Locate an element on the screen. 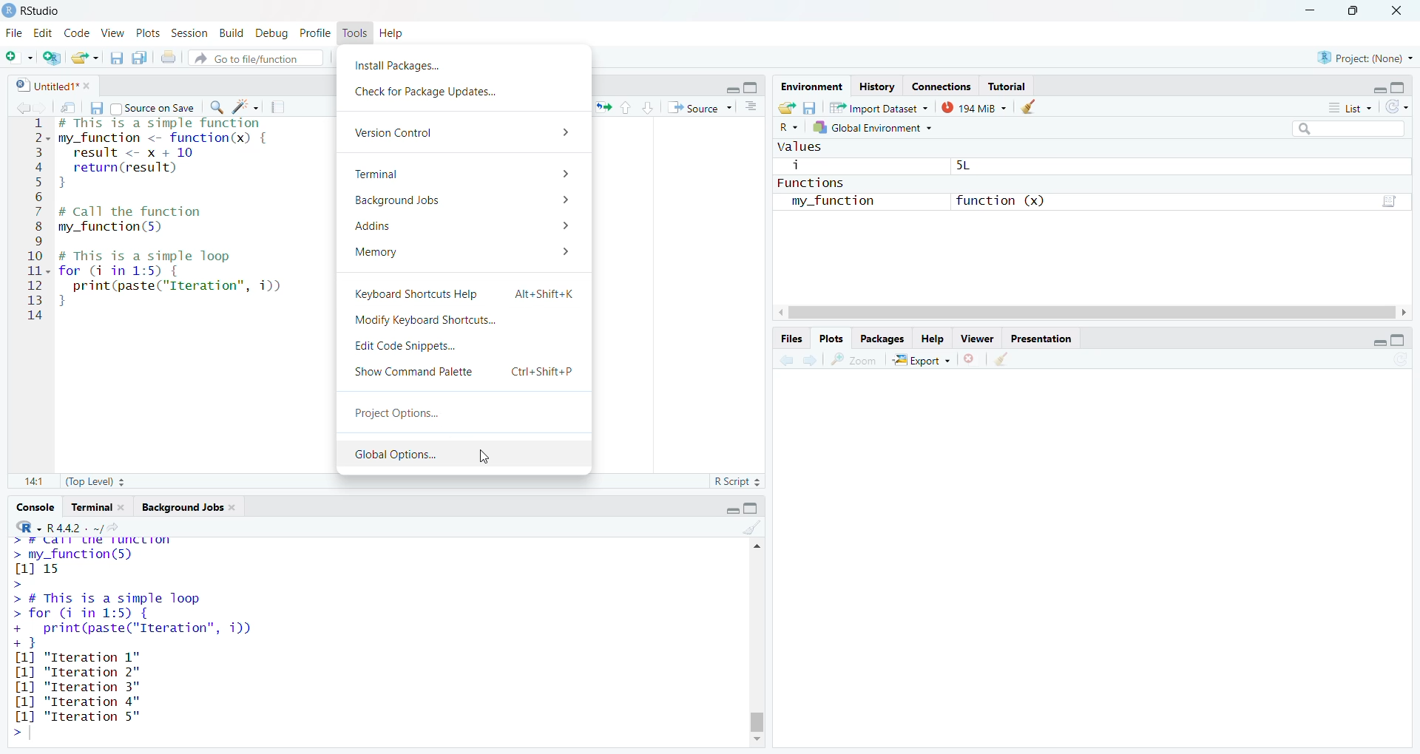  untitled is located at coordinates (39, 84).